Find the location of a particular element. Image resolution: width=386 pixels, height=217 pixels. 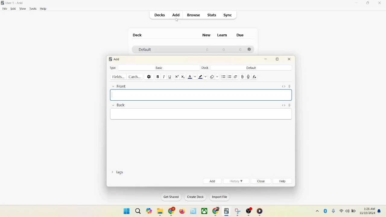

sync is located at coordinates (228, 15).